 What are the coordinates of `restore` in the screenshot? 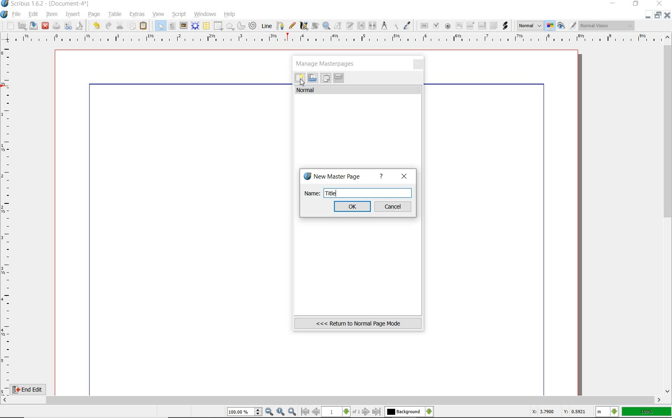 It's located at (659, 15).